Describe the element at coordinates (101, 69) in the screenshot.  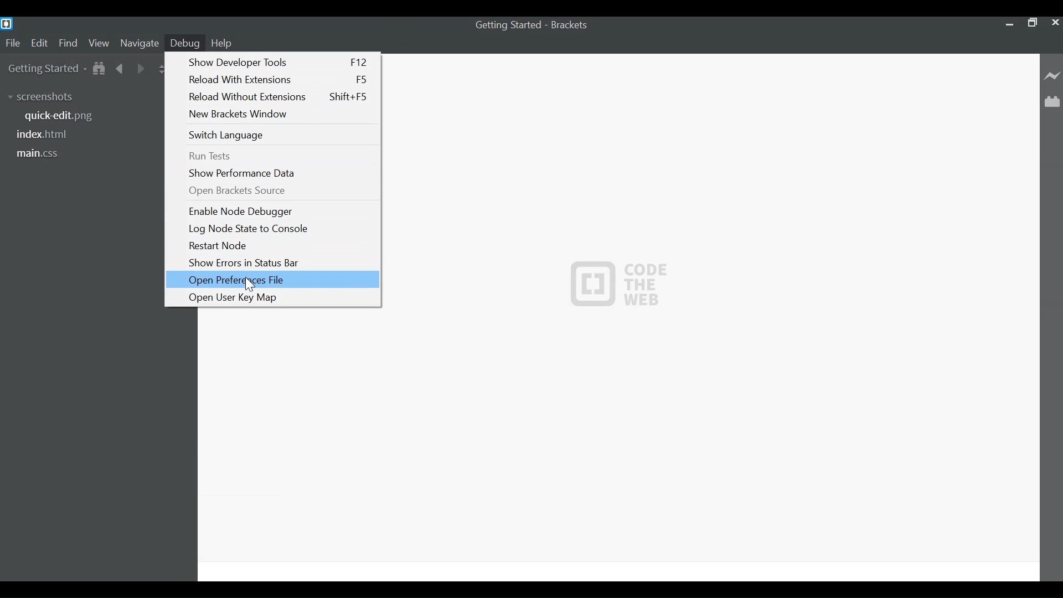
I see `Show in File Tree` at that location.